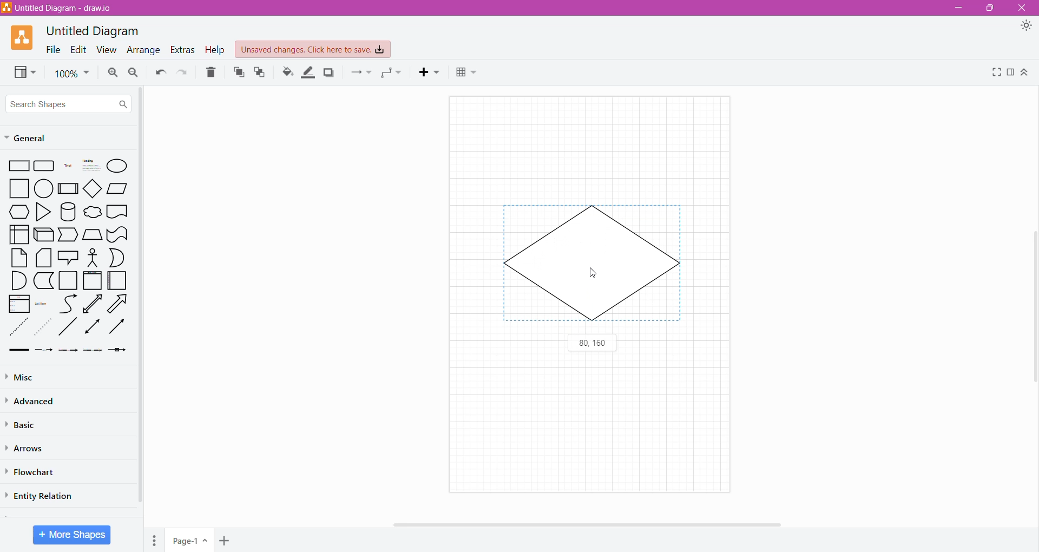  I want to click on Rectangle, so click(19, 166).